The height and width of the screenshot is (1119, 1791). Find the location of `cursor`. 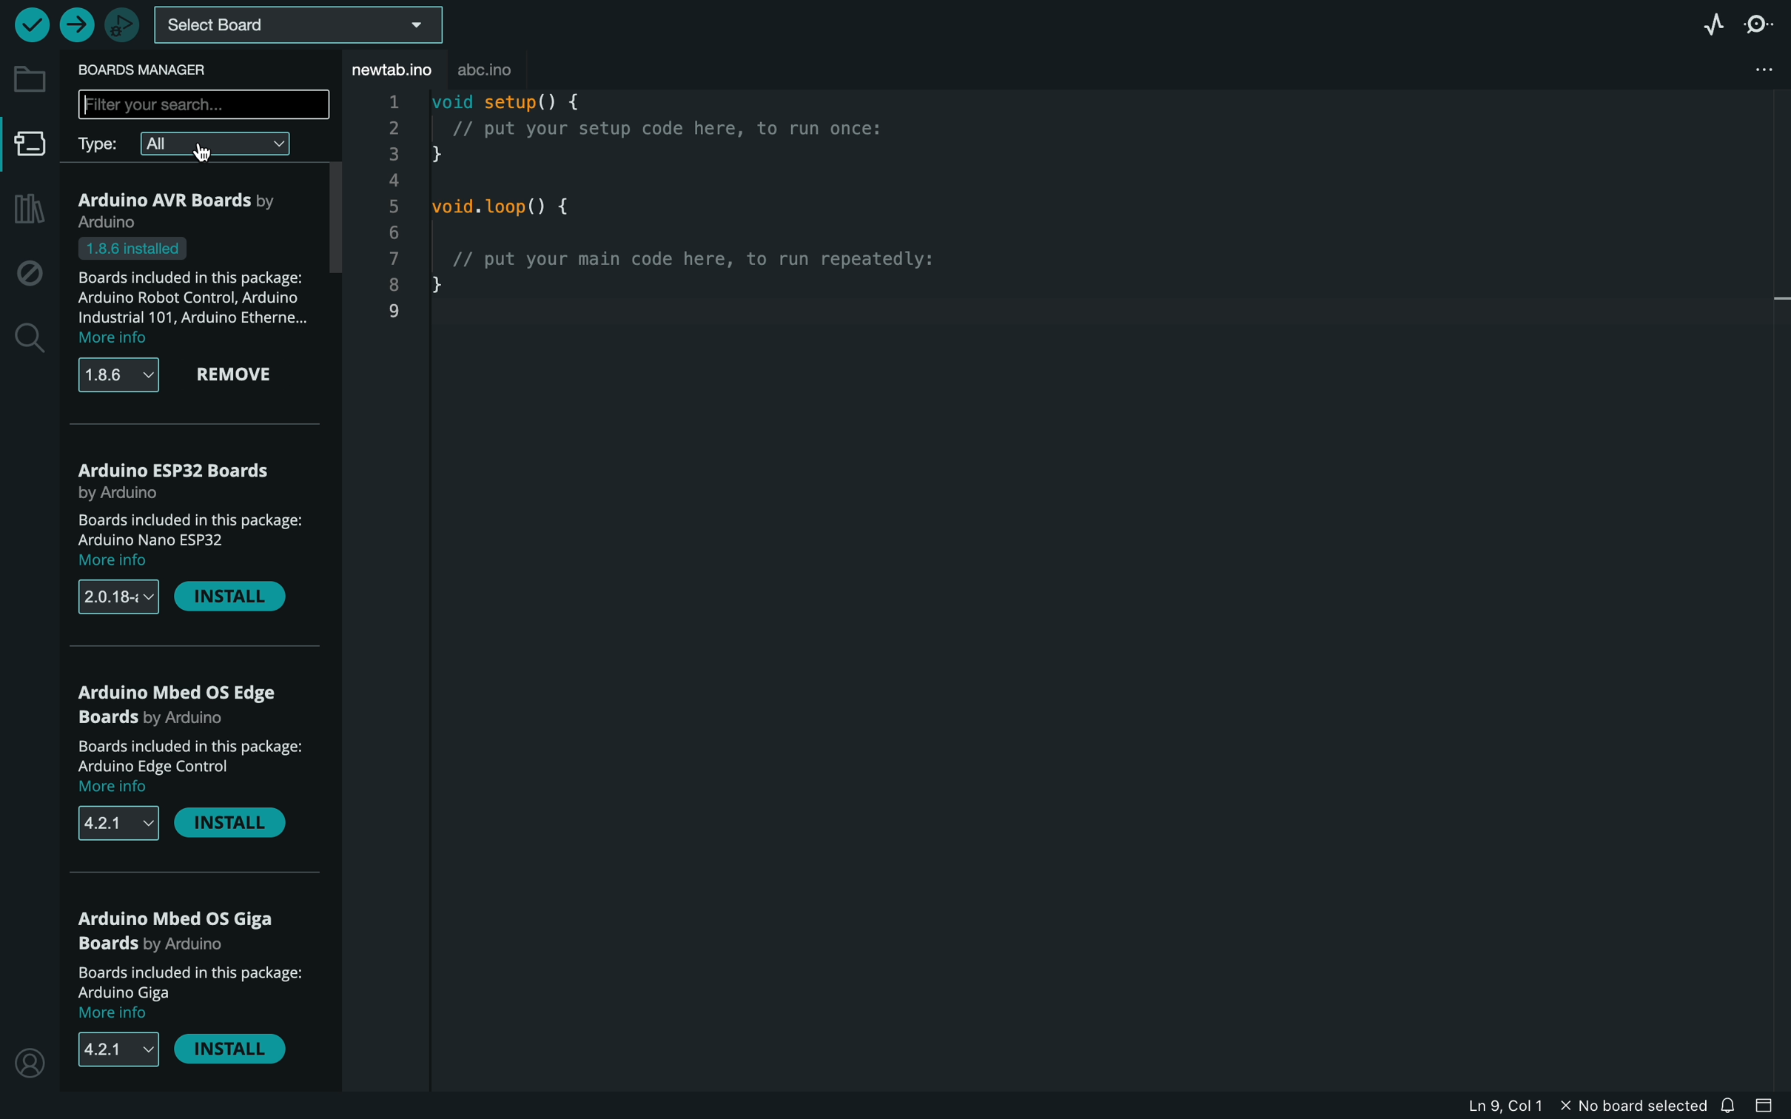

cursor is located at coordinates (204, 152).